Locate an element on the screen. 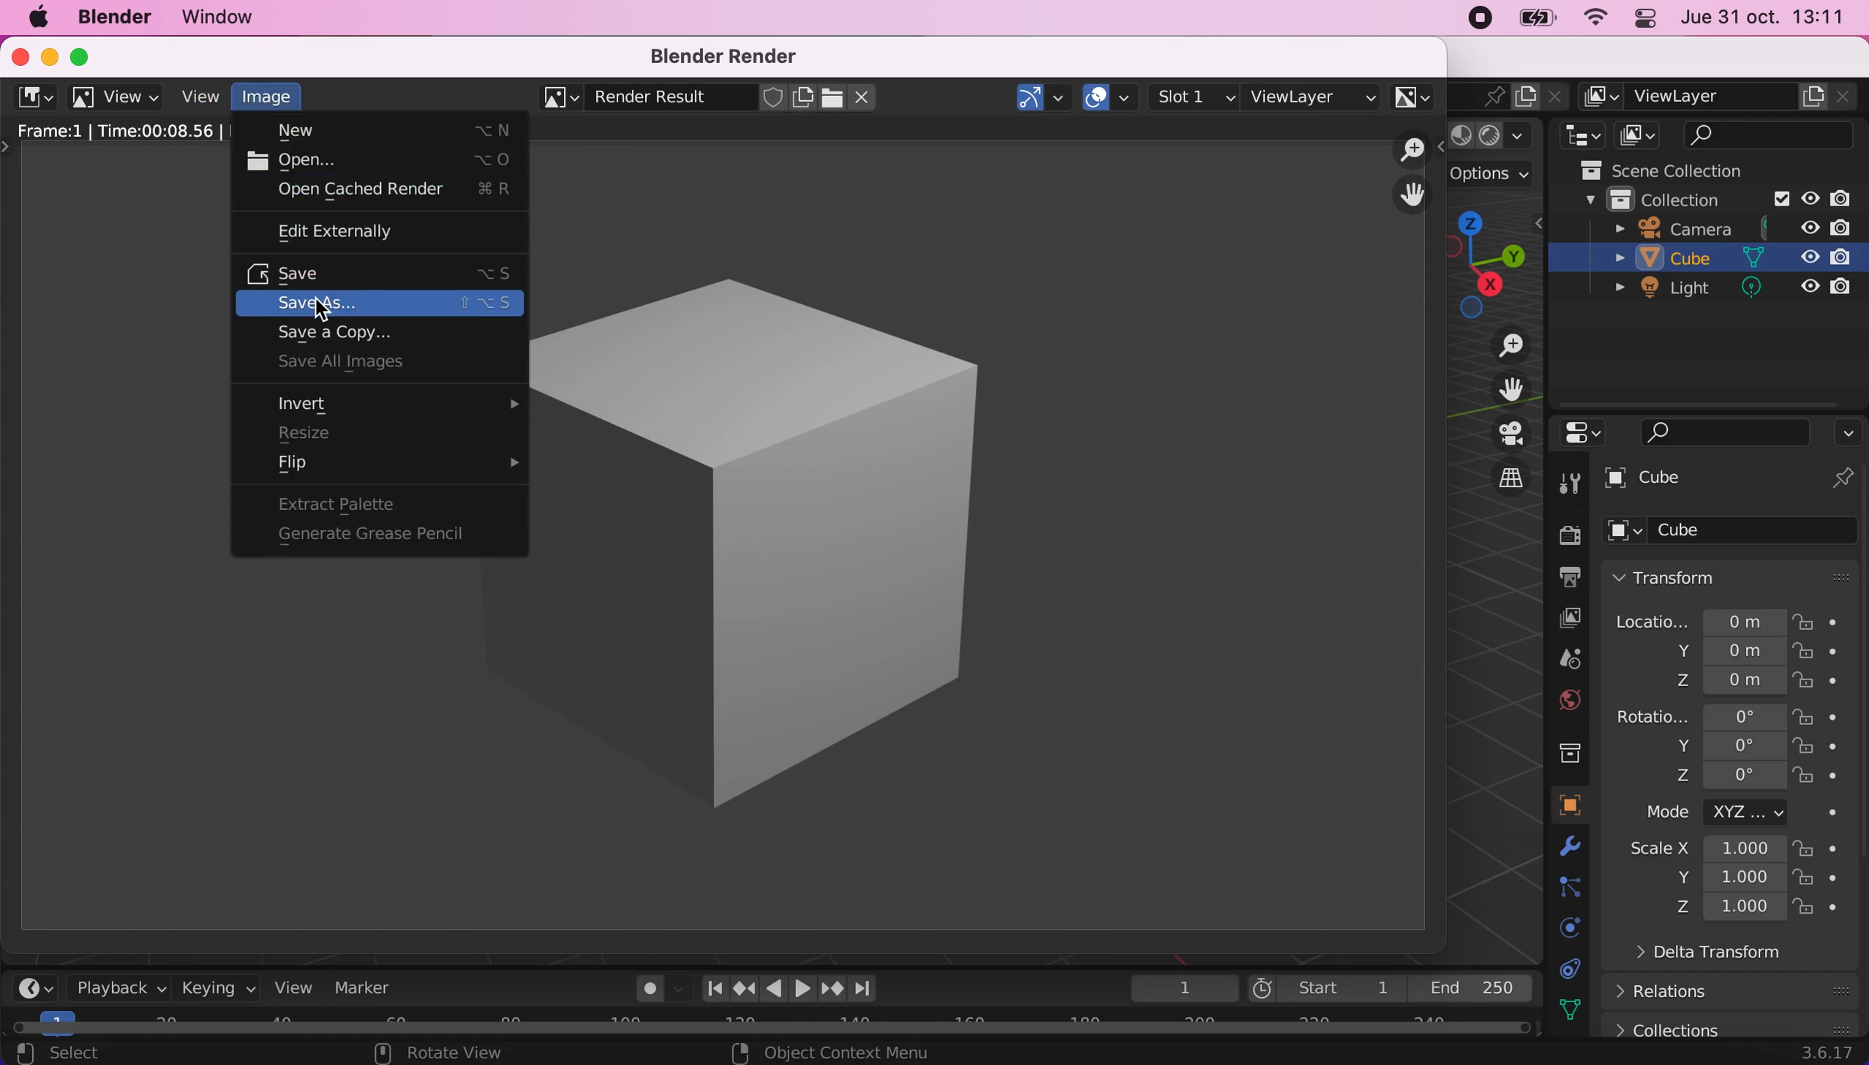 The width and height of the screenshot is (1869, 1065). view is located at coordinates (300, 990).